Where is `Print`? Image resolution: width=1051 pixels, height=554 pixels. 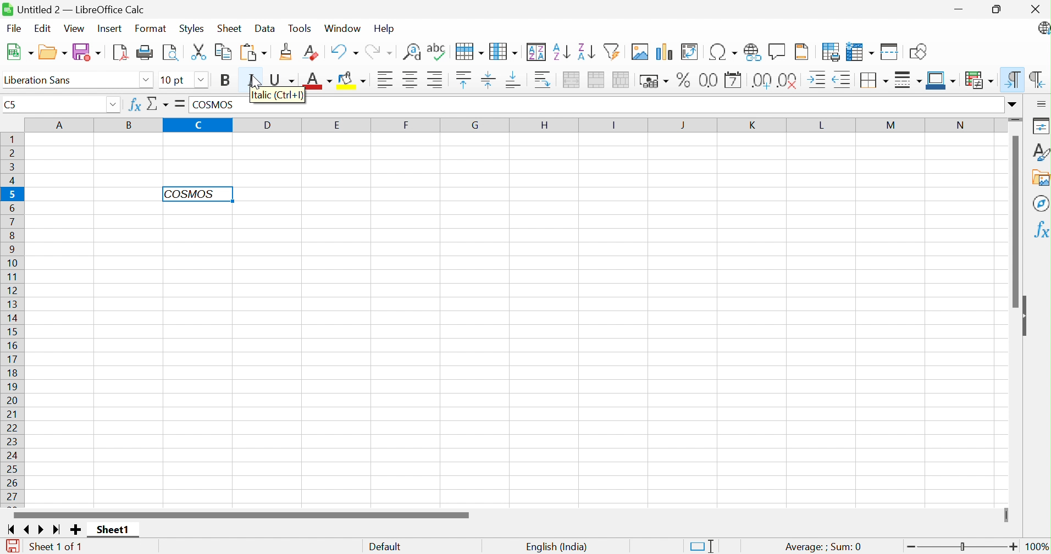 Print is located at coordinates (145, 53).